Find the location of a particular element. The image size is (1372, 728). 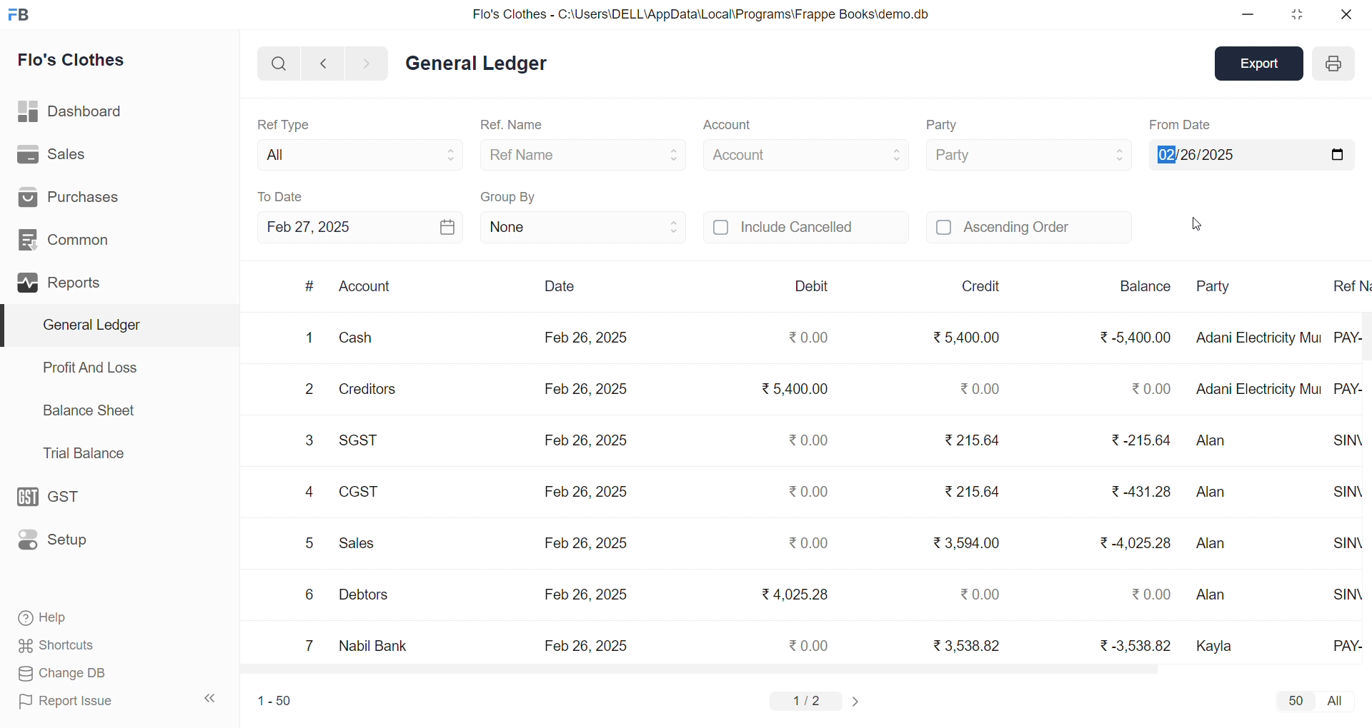

Account is located at coordinates (366, 288).